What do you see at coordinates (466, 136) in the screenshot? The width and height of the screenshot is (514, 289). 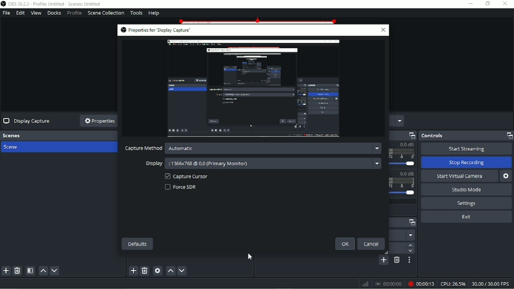 I see `Controls` at bounding box center [466, 136].